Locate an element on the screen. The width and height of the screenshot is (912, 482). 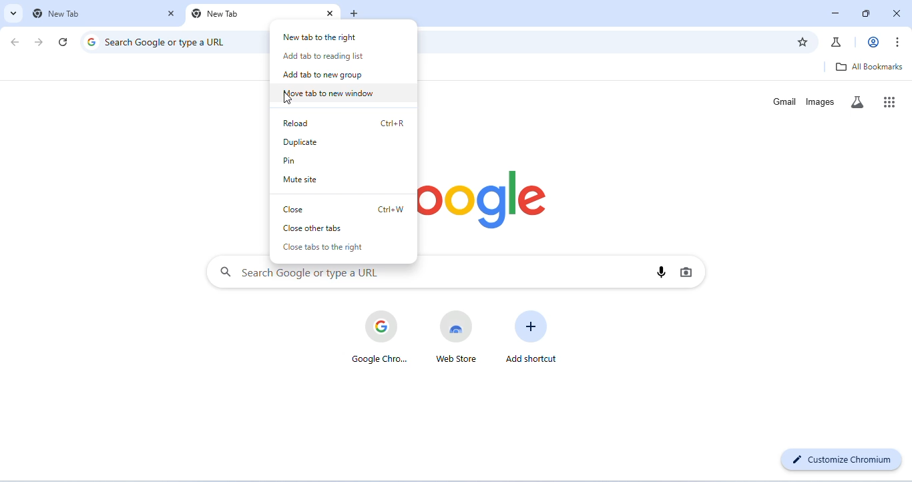
minimize is located at coordinates (836, 13).